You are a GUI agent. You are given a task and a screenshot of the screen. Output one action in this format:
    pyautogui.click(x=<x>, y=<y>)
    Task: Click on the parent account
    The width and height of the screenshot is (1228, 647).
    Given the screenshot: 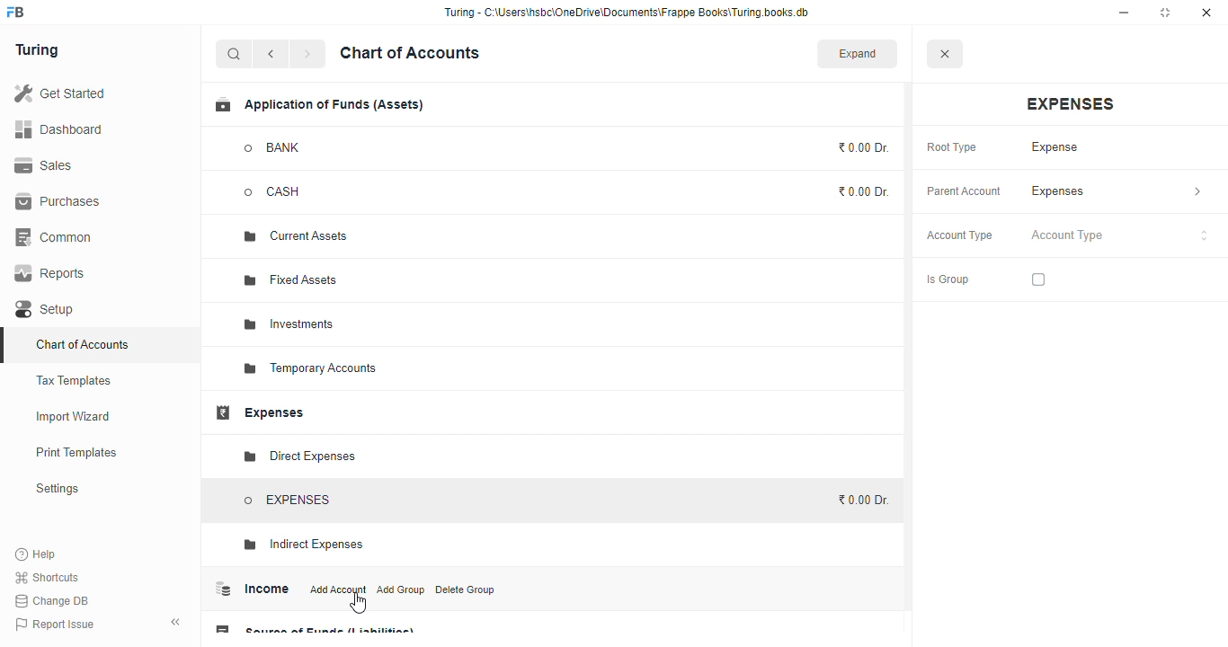 What is the action you would take?
    pyautogui.click(x=965, y=192)
    